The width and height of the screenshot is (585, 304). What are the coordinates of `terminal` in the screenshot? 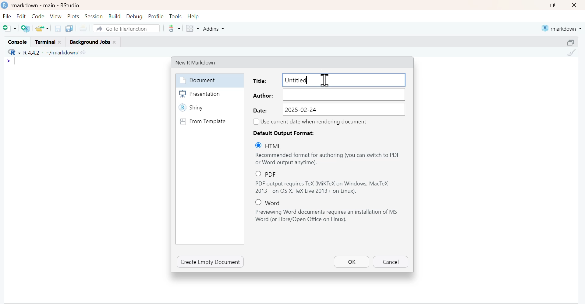 It's located at (48, 42).